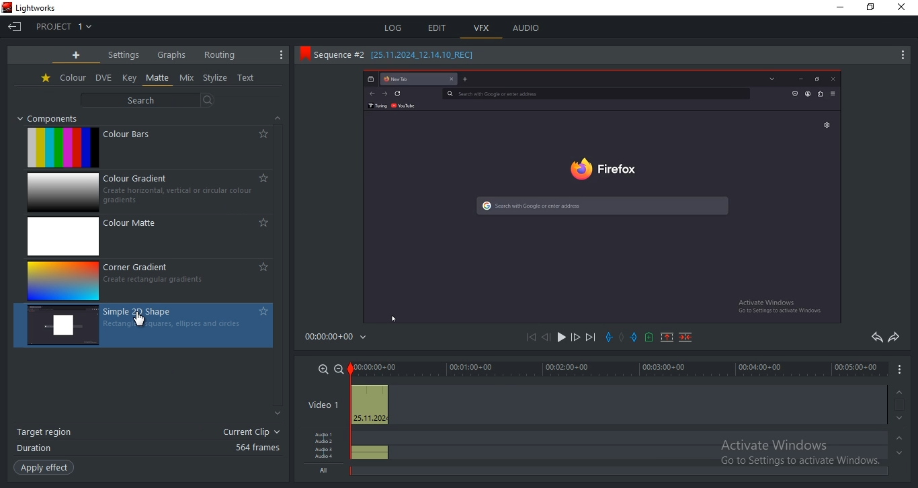 The height and width of the screenshot is (488, 918). I want to click on close, so click(905, 8).